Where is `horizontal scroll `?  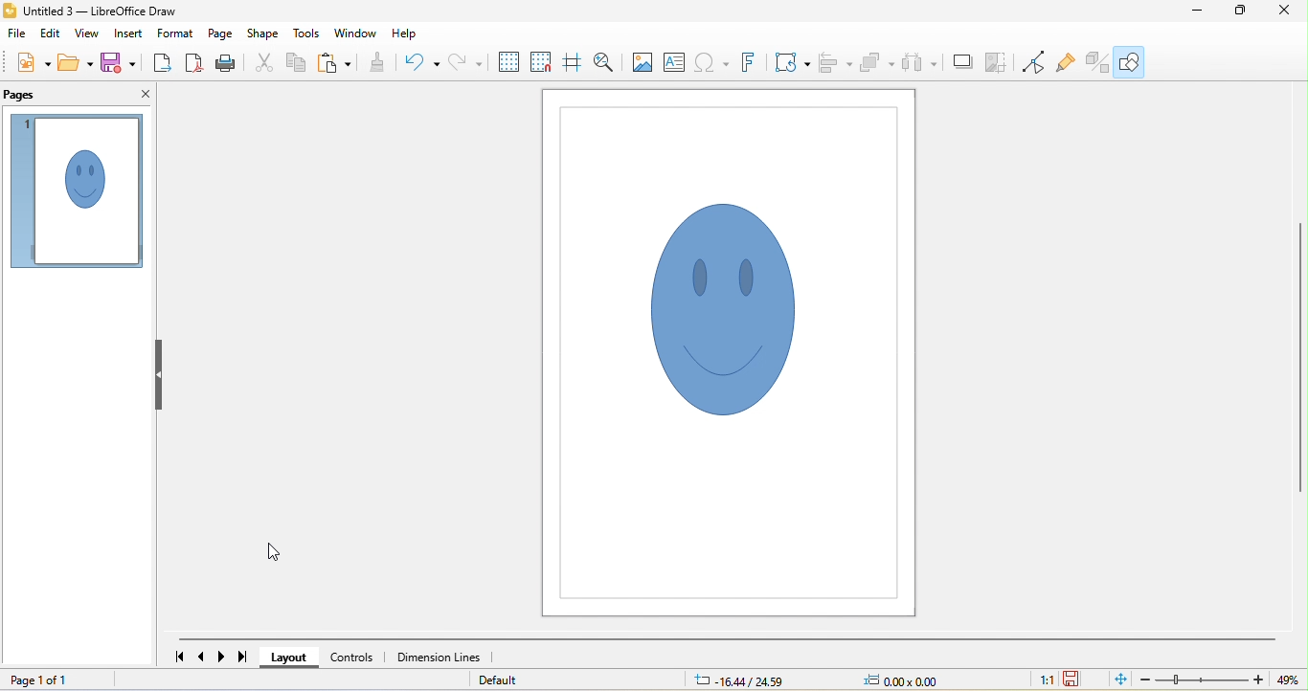 horizontal scroll  is located at coordinates (730, 637).